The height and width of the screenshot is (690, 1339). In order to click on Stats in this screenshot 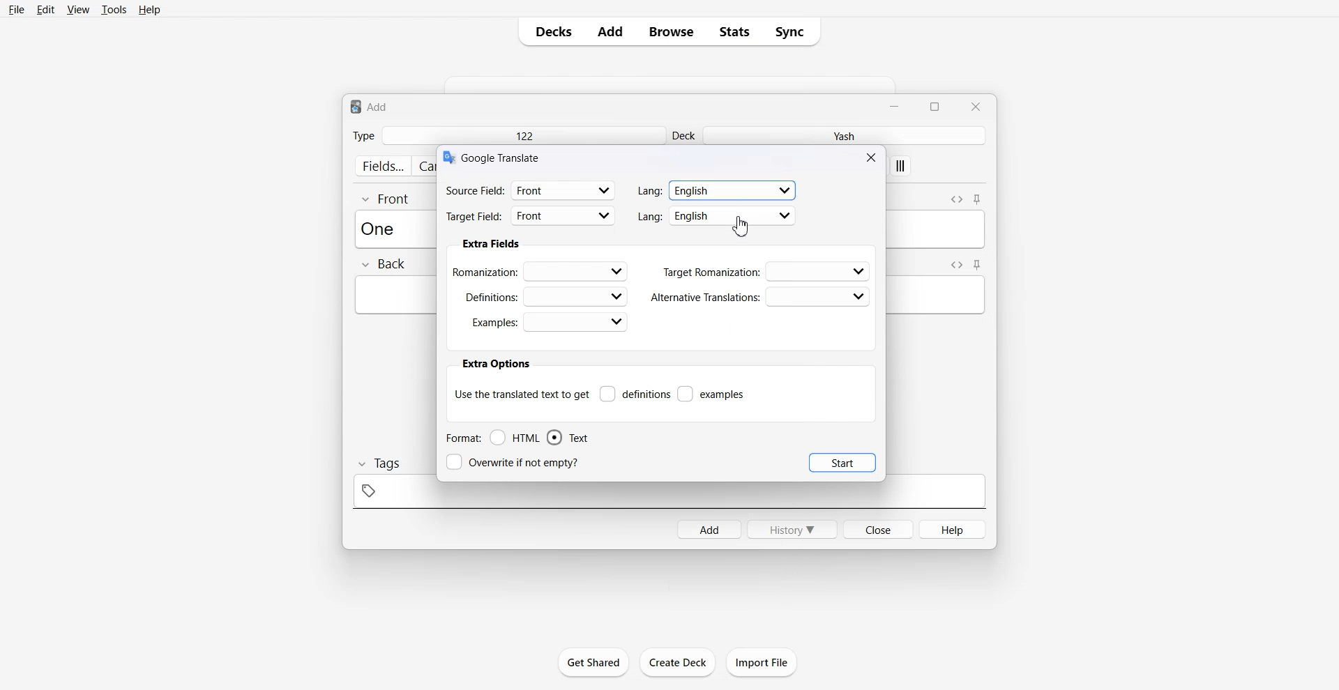, I will do `click(734, 31)`.